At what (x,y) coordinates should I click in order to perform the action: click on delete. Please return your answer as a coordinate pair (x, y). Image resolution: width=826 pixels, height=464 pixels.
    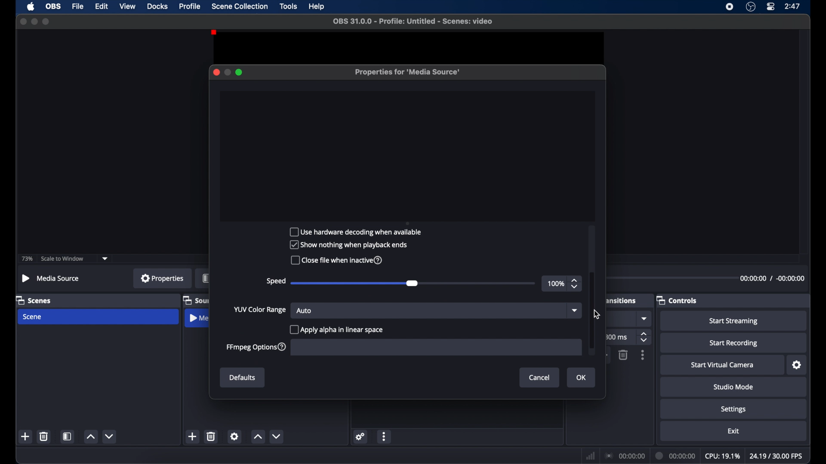
    Looking at the image, I should click on (44, 436).